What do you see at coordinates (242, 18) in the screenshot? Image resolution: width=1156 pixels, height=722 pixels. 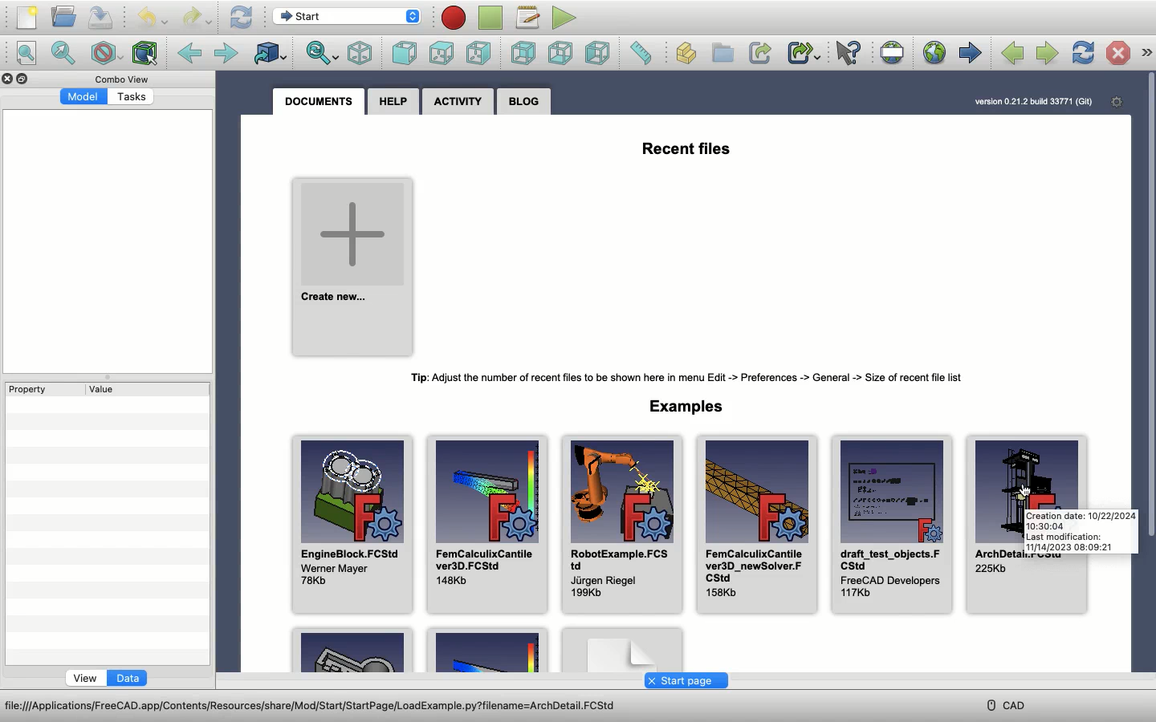 I see `Refresh` at bounding box center [242, 18].